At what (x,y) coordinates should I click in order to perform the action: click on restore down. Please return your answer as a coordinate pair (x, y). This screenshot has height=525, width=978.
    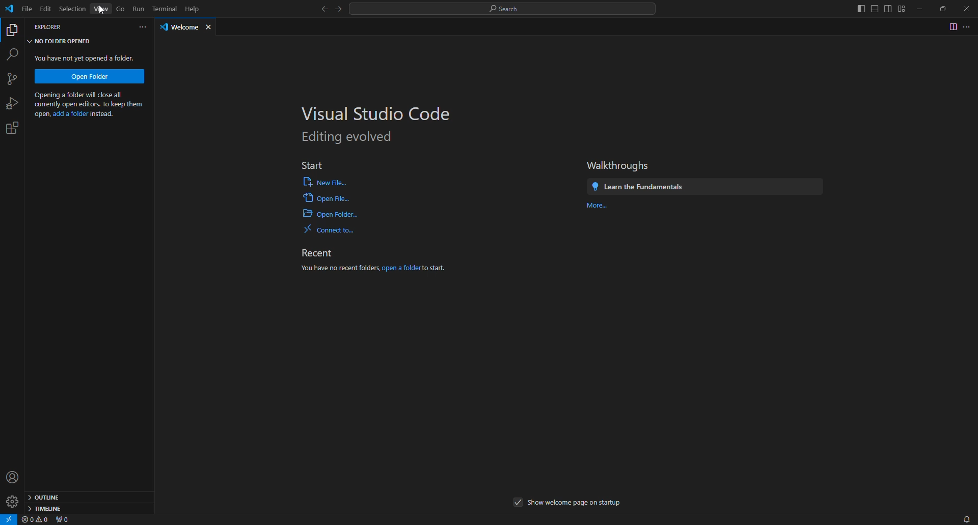
    Looking at the image, I should click on (945, 8).